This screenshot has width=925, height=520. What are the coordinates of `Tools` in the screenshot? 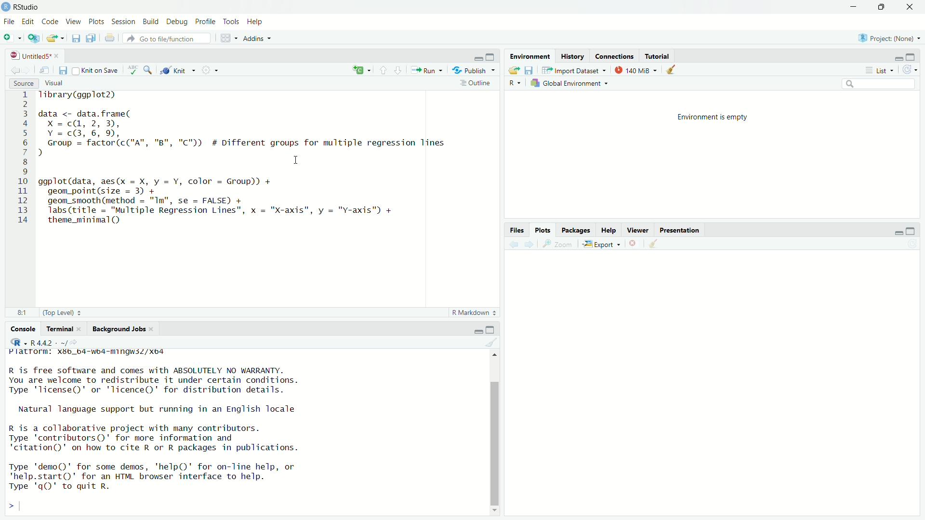 It's located at (233, 22).